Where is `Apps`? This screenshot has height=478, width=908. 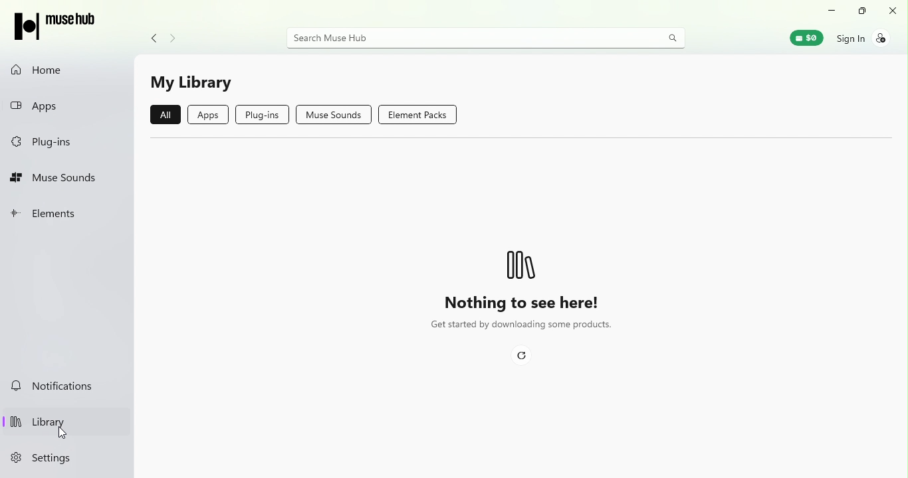
Apps is located at coordinates (209, 118).